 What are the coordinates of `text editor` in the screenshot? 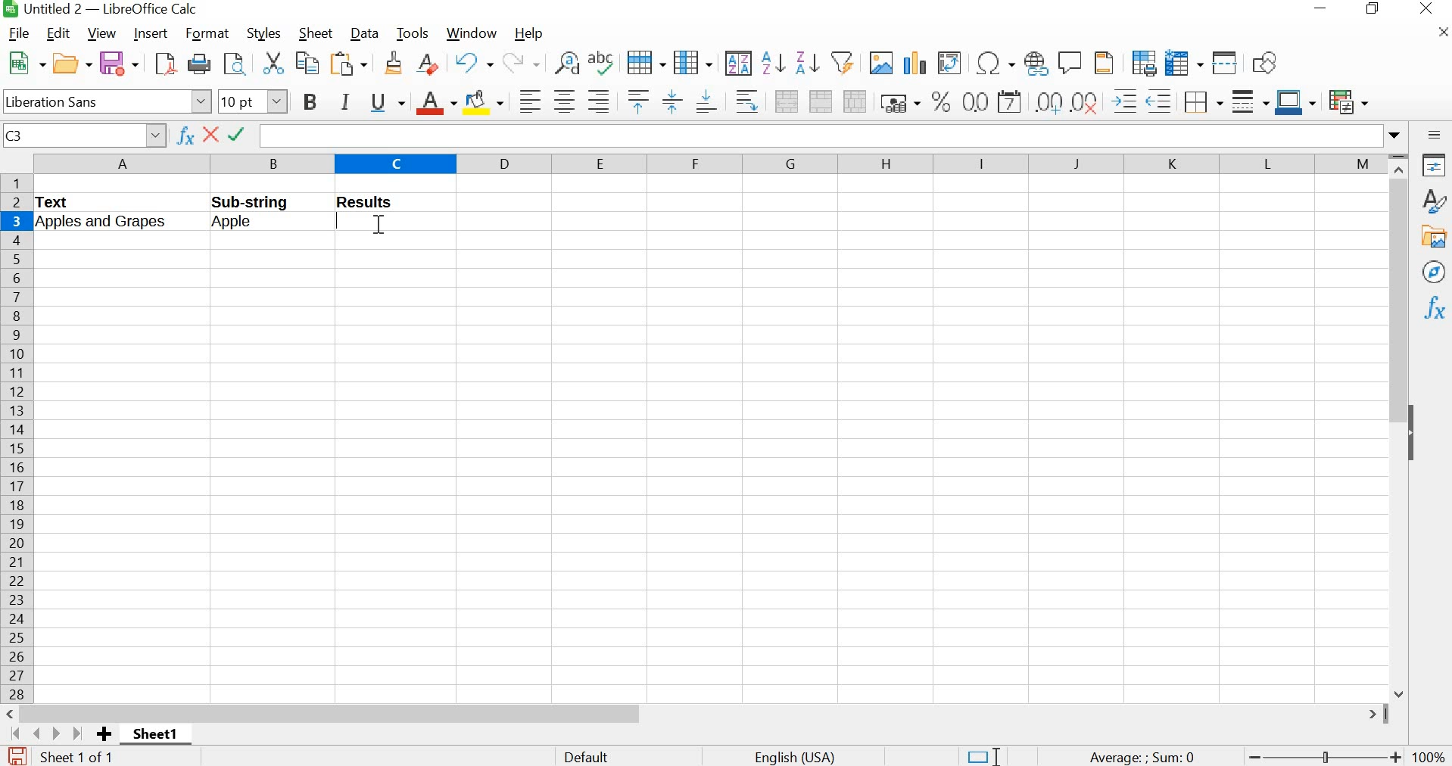 It's located at (344, 220).